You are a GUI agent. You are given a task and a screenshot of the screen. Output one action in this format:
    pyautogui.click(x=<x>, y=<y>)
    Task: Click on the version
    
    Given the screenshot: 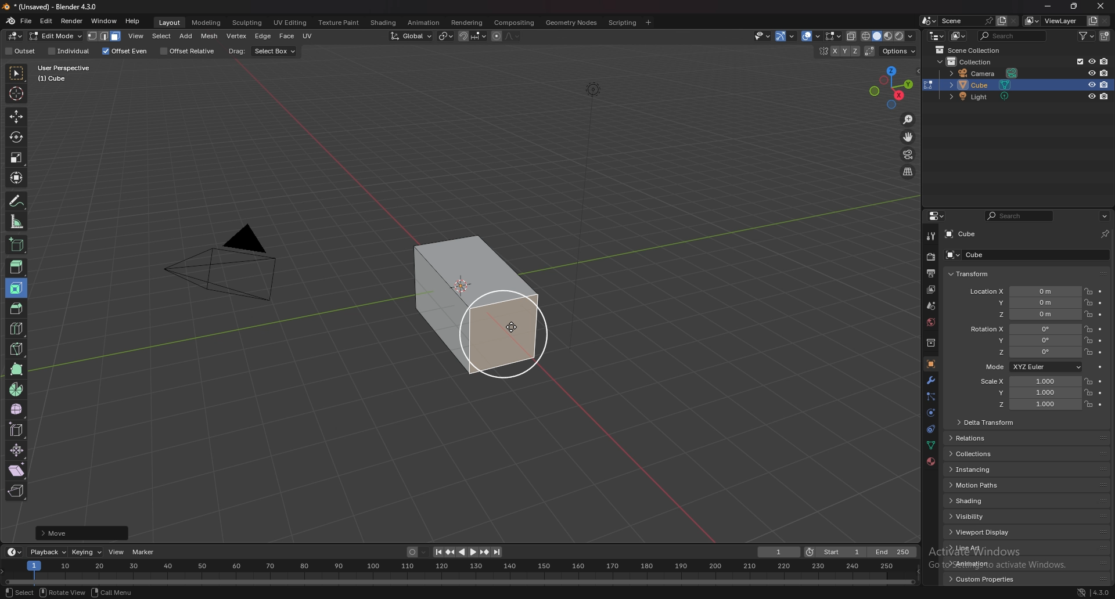 What is the action you would take?
    pyautogui.click(x=1102, y=593)
    